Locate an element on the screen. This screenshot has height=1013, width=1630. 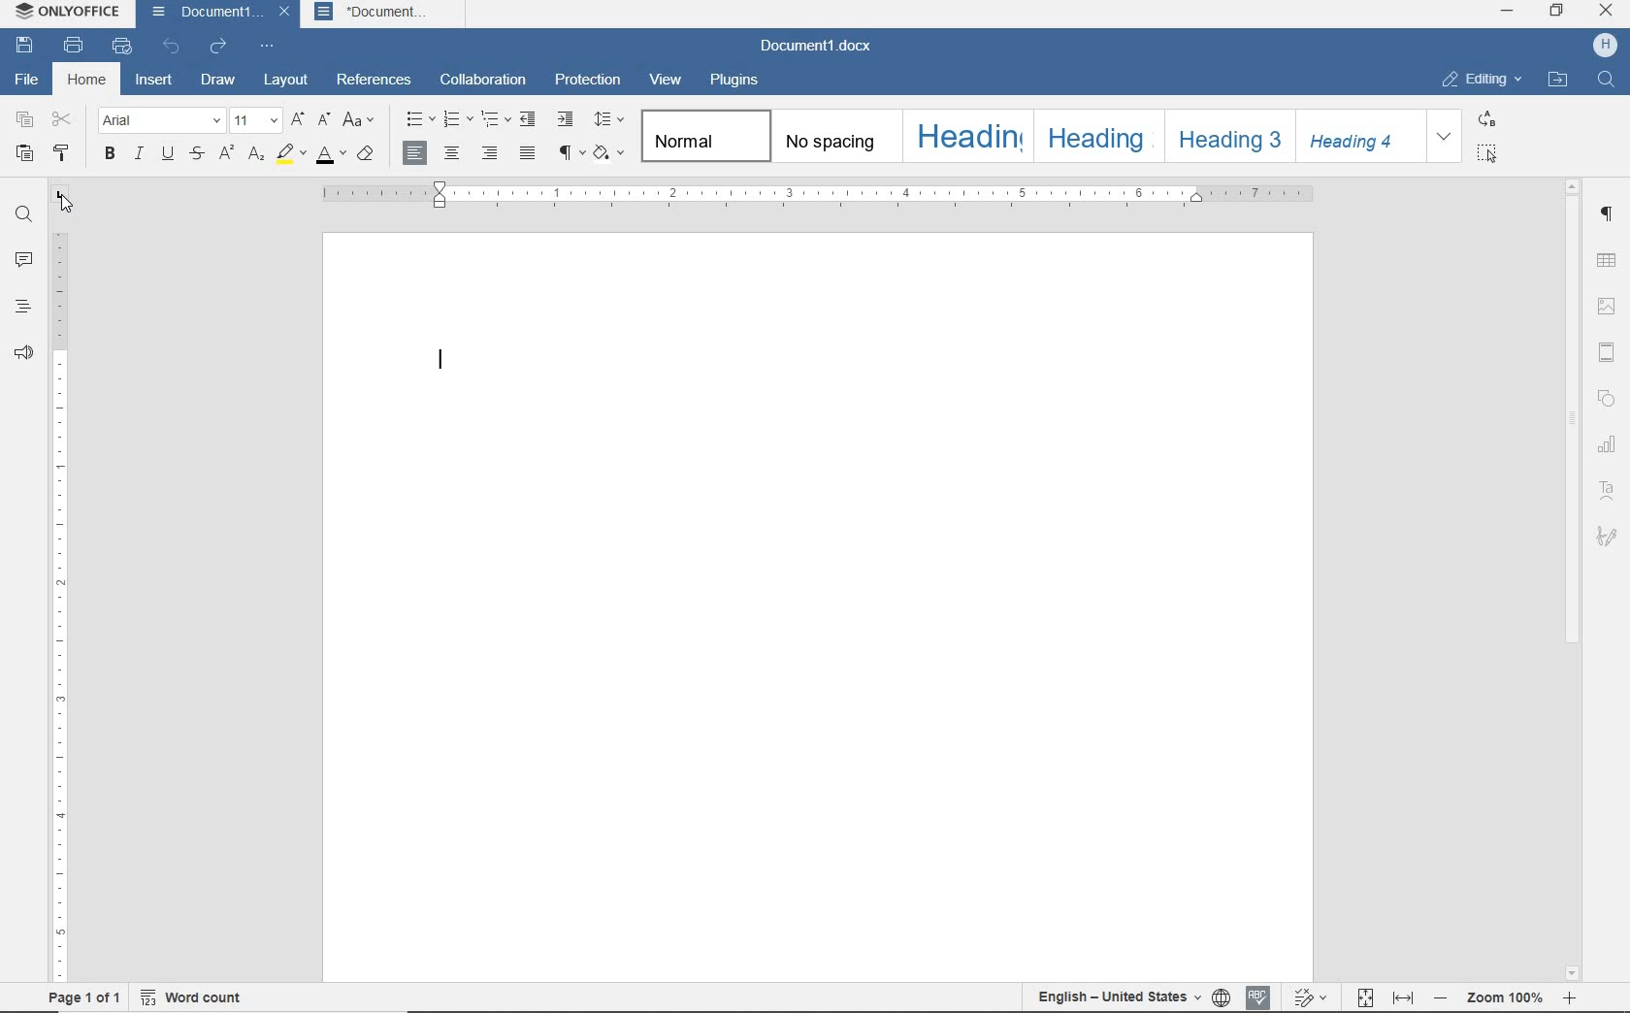
PROTECTION is located at coordinates (588, 80).